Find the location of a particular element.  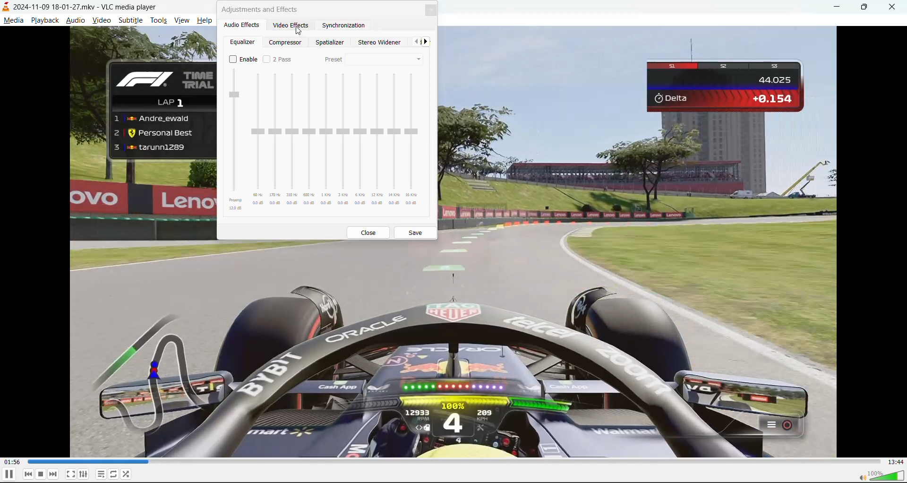

close is located at coordinates (369, 235).